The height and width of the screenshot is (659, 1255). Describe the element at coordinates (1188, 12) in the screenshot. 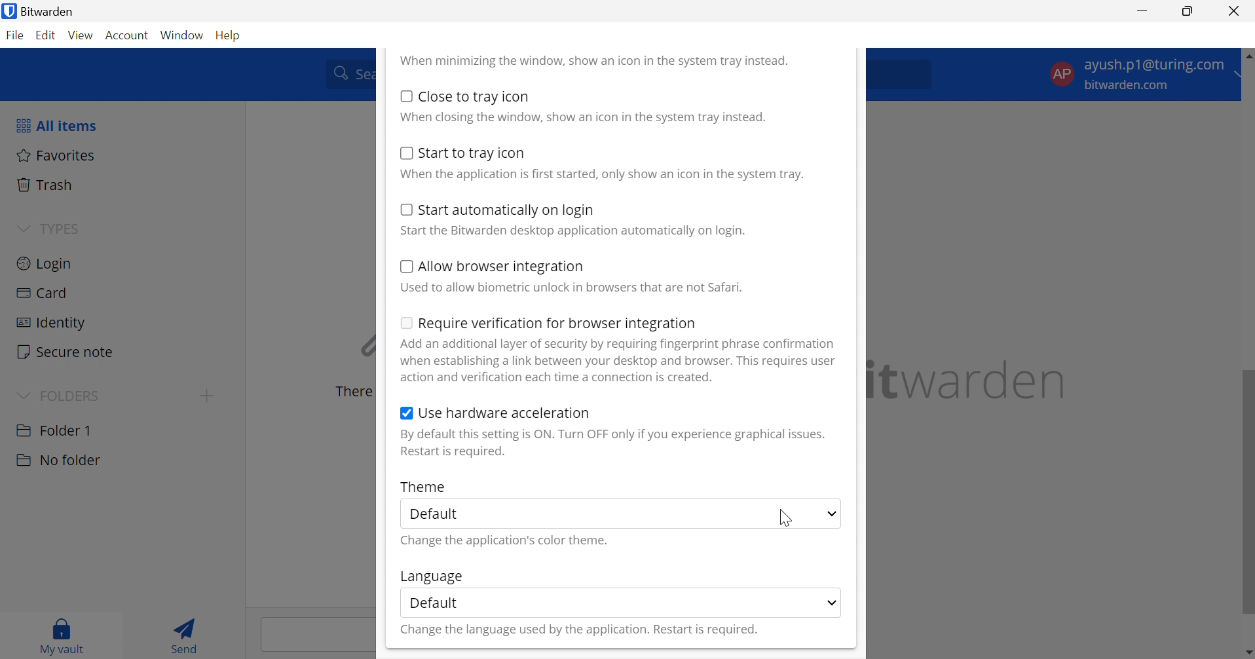

I see `Restore` at that location.